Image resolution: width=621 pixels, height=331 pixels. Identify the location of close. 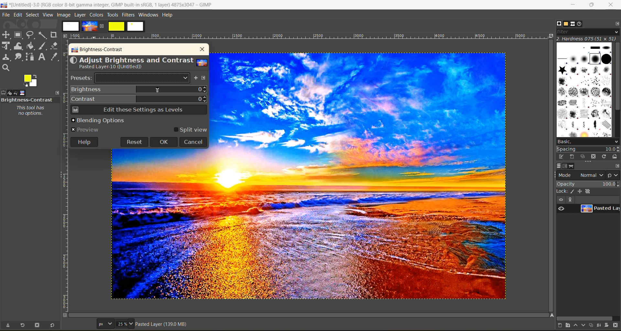
(201, 49).